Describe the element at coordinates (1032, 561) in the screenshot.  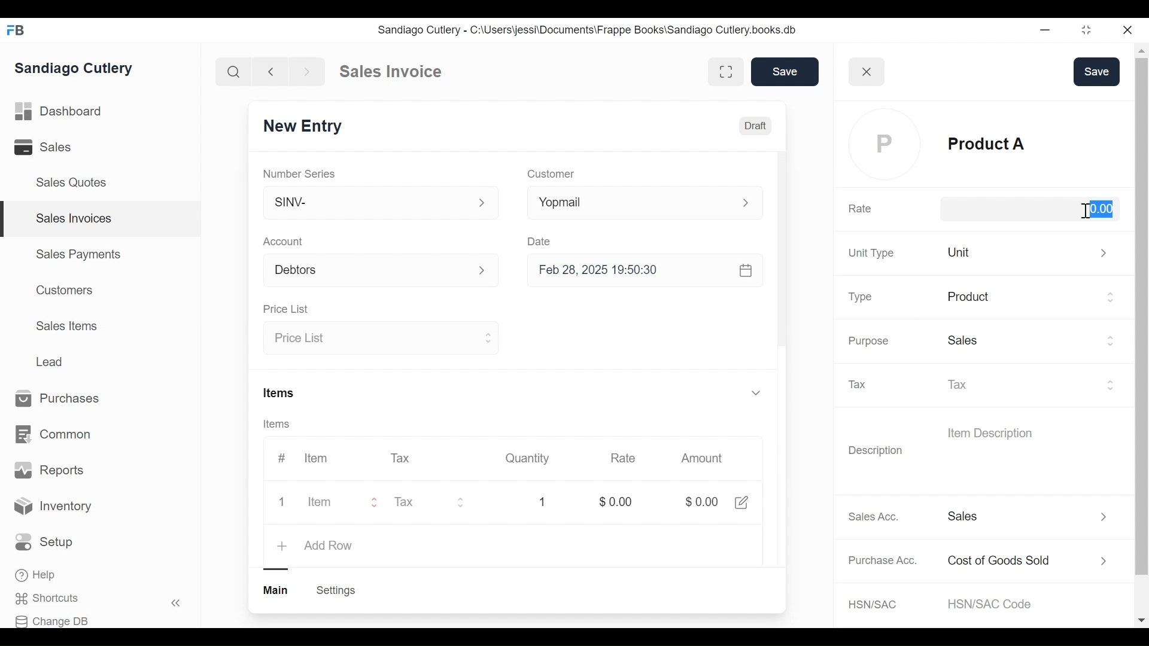
I see `Expense` at that location.